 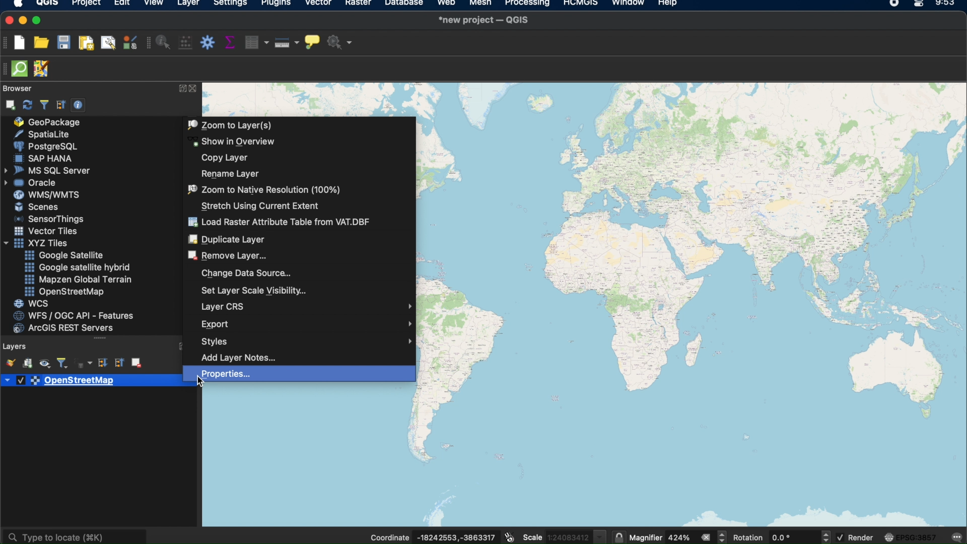 What do you see at coordinates (309, 458) in the screenshot?
I see `background` at bounding box center [309, 458].